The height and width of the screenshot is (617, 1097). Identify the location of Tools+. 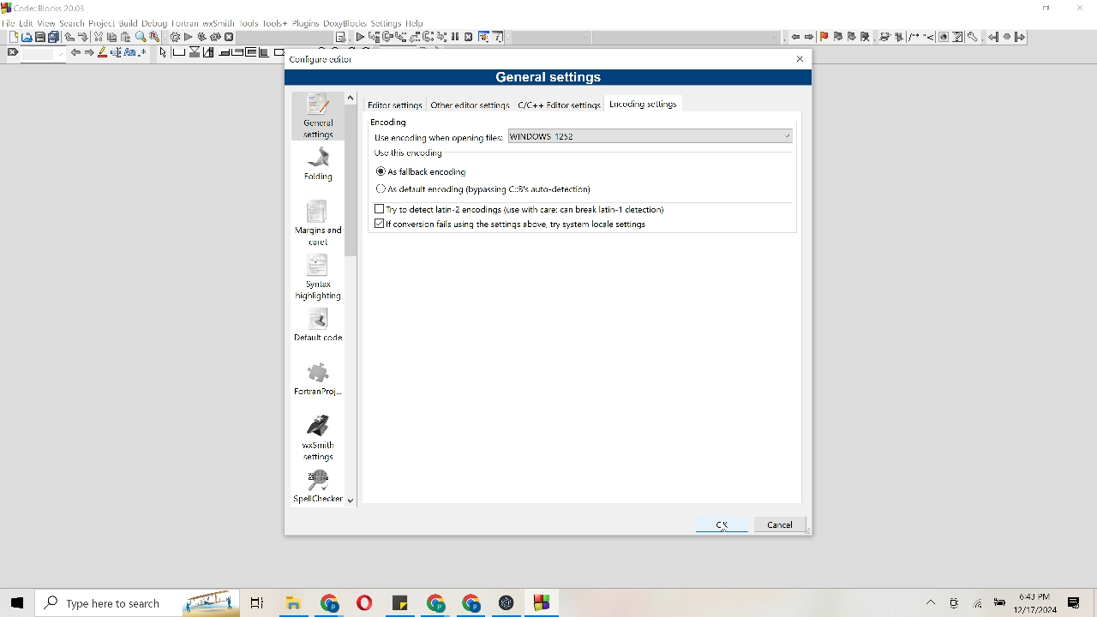
(275, 24).